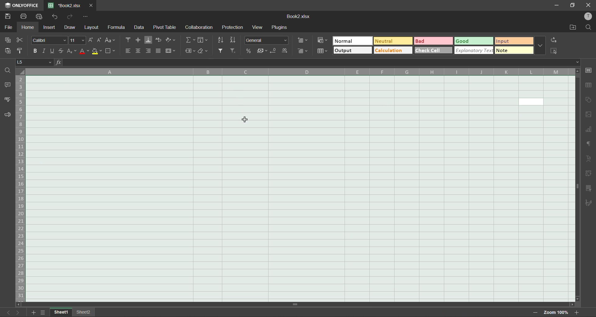 This screenshot has width=596, height=317. I want to click on insert, so click(49, 28).